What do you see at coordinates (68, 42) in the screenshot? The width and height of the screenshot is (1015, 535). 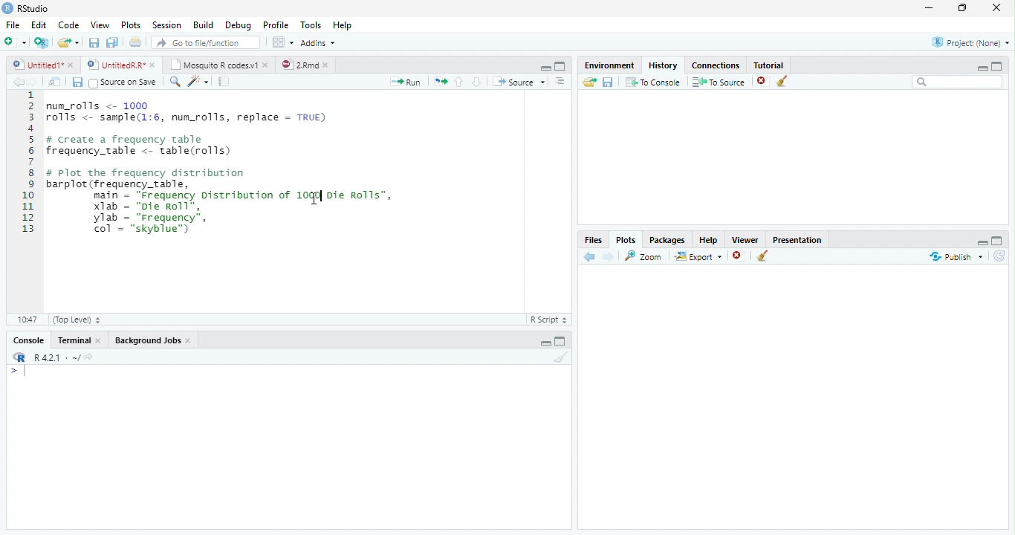 I see `Open an existing file` at bounding box center [68, 42].